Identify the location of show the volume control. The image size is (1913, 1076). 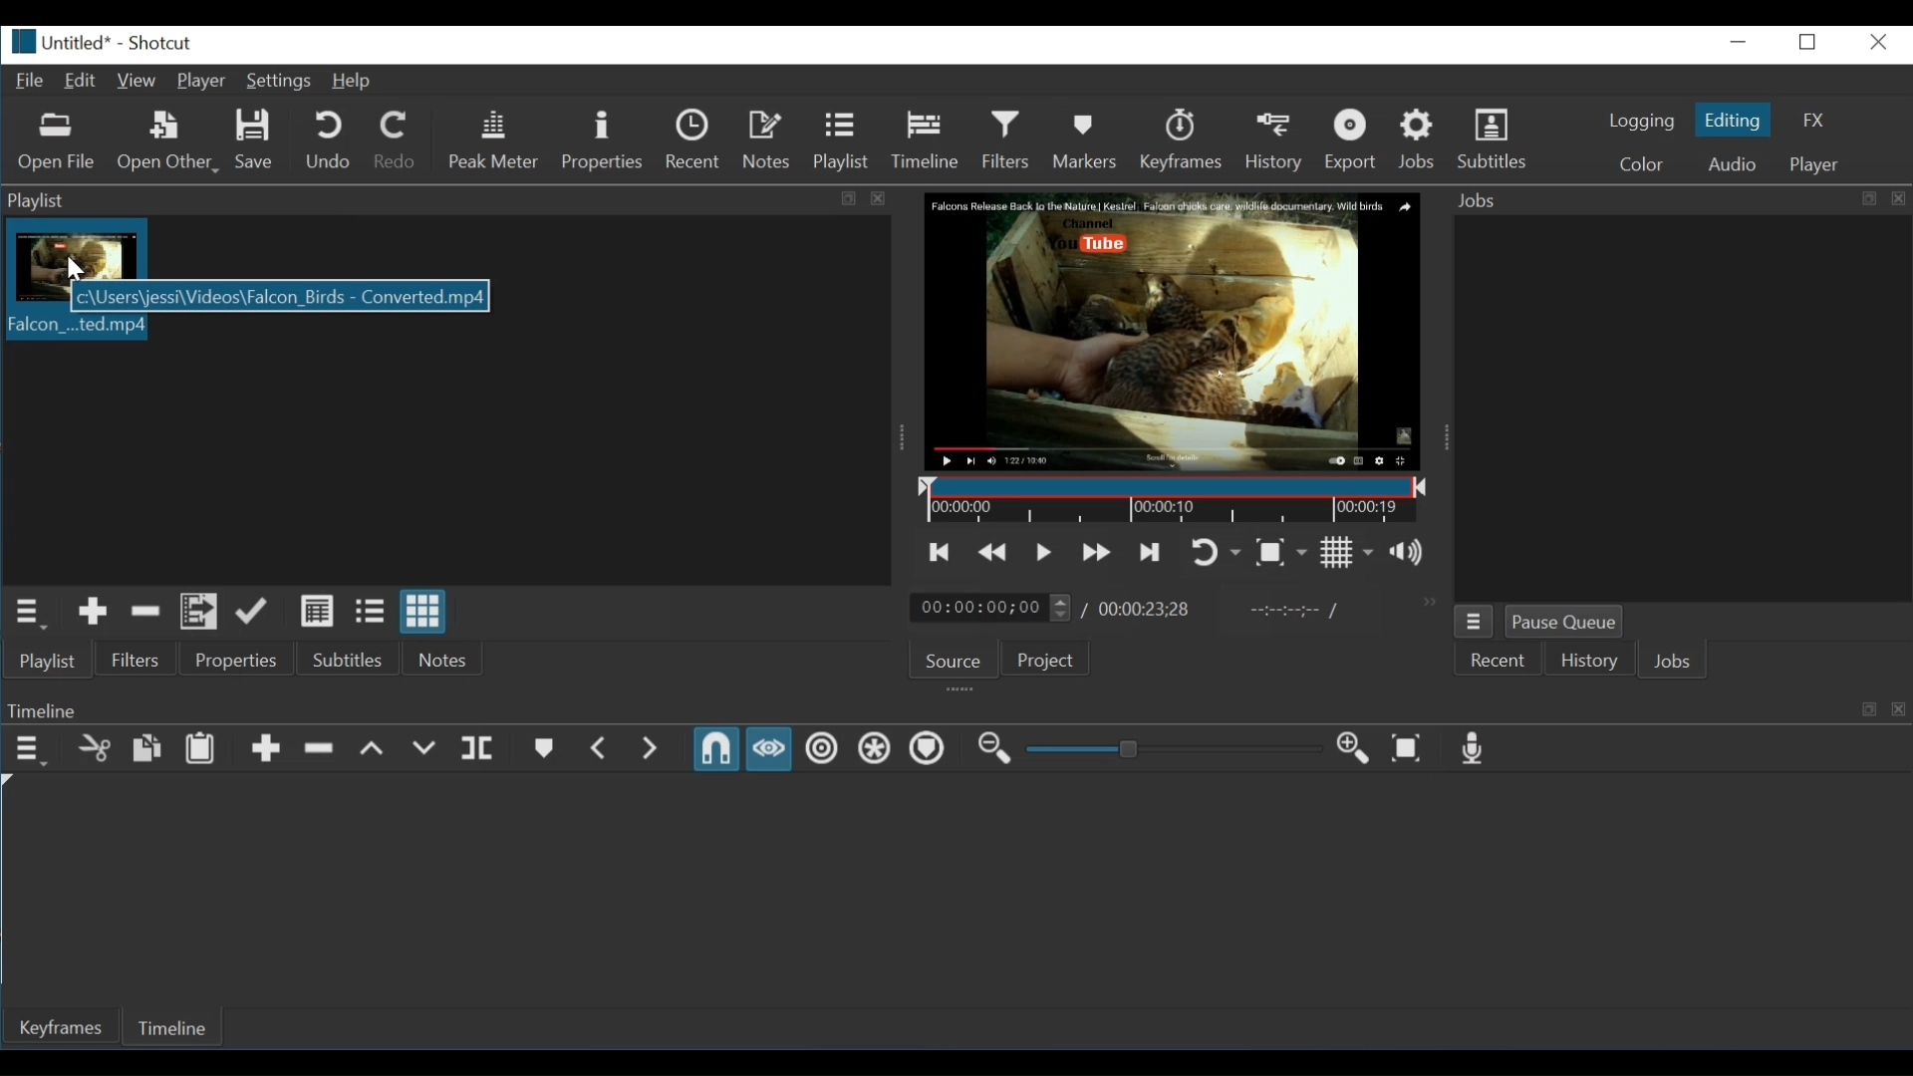
(1413, 552).